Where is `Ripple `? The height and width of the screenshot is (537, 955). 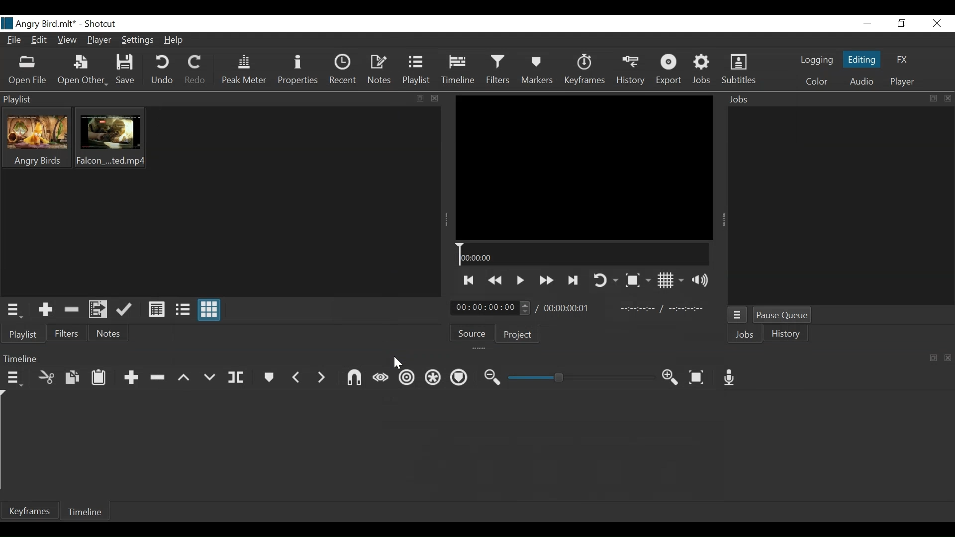
Ripple  is located at coordinates (407, 378).